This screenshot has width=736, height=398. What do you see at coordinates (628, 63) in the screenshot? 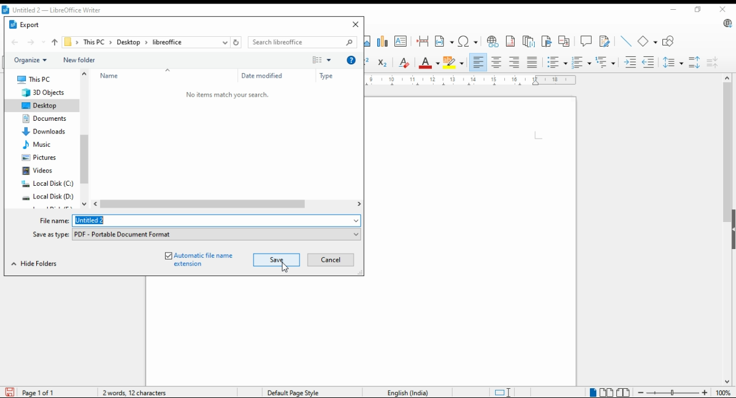
I see `increase indent` at bounding box center [628, 63].